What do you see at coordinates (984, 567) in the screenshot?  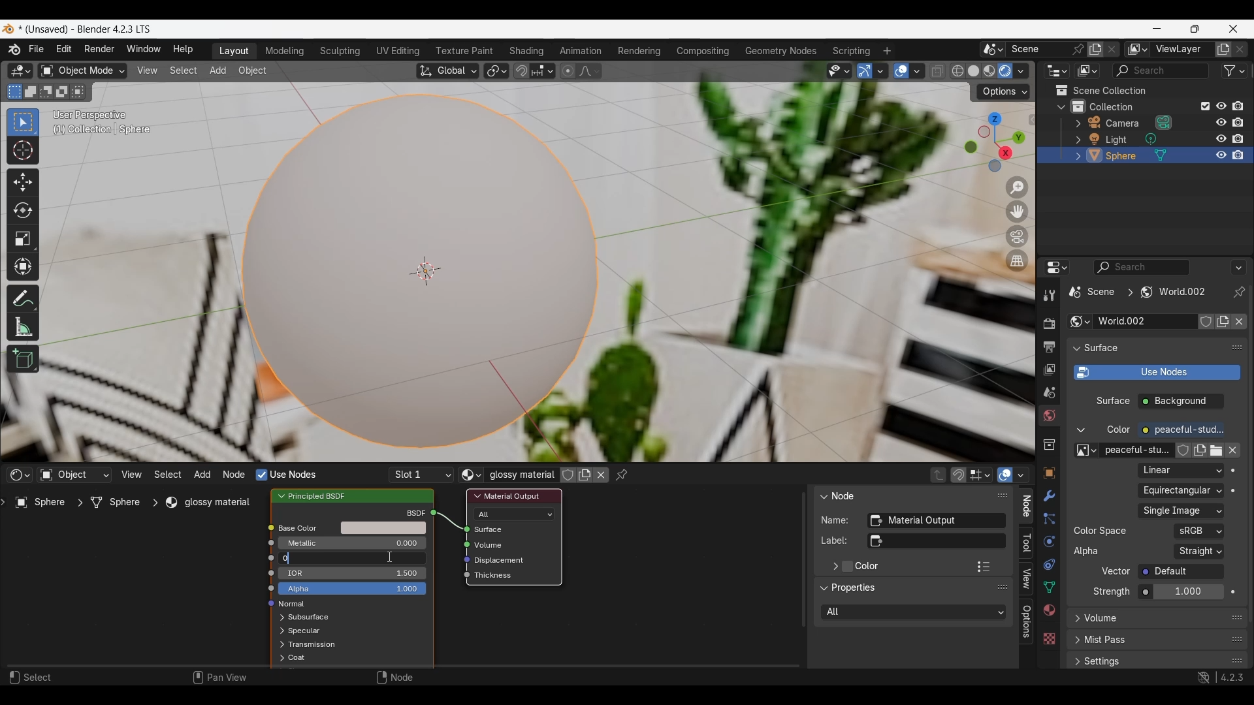 I see `Color presets` at bounding box center [984, 567].